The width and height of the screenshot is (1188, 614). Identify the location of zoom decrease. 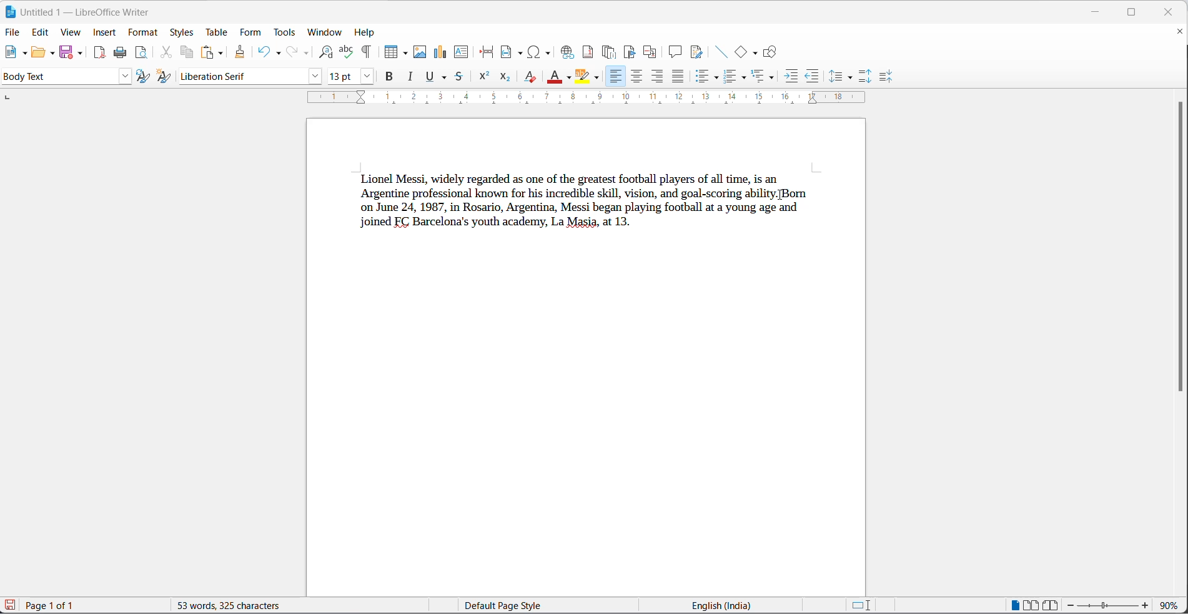
(1069, 605).